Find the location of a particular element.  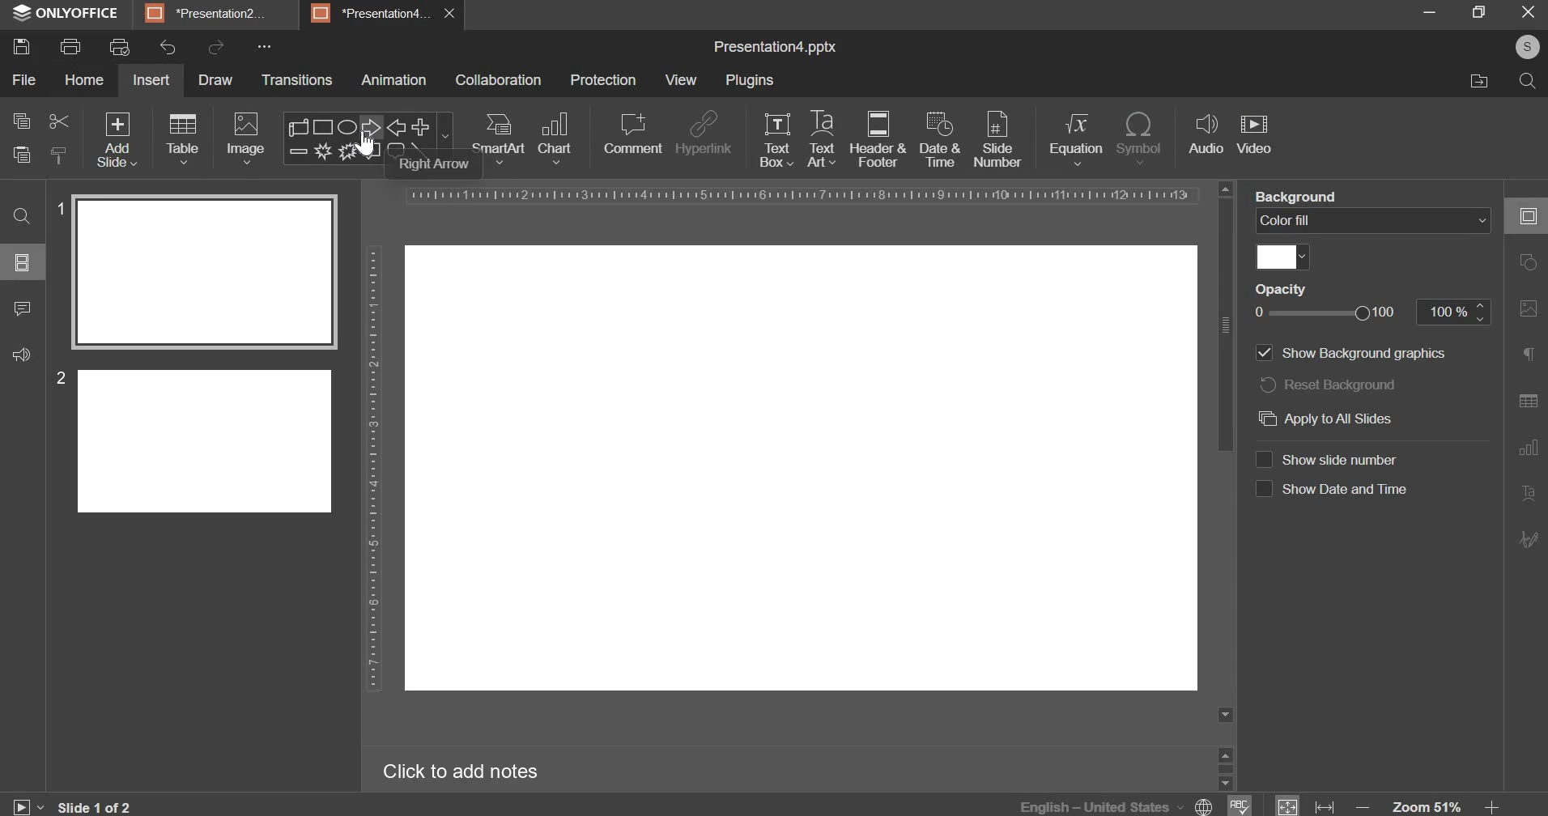

zoom is located at coordinates (1430, 802).